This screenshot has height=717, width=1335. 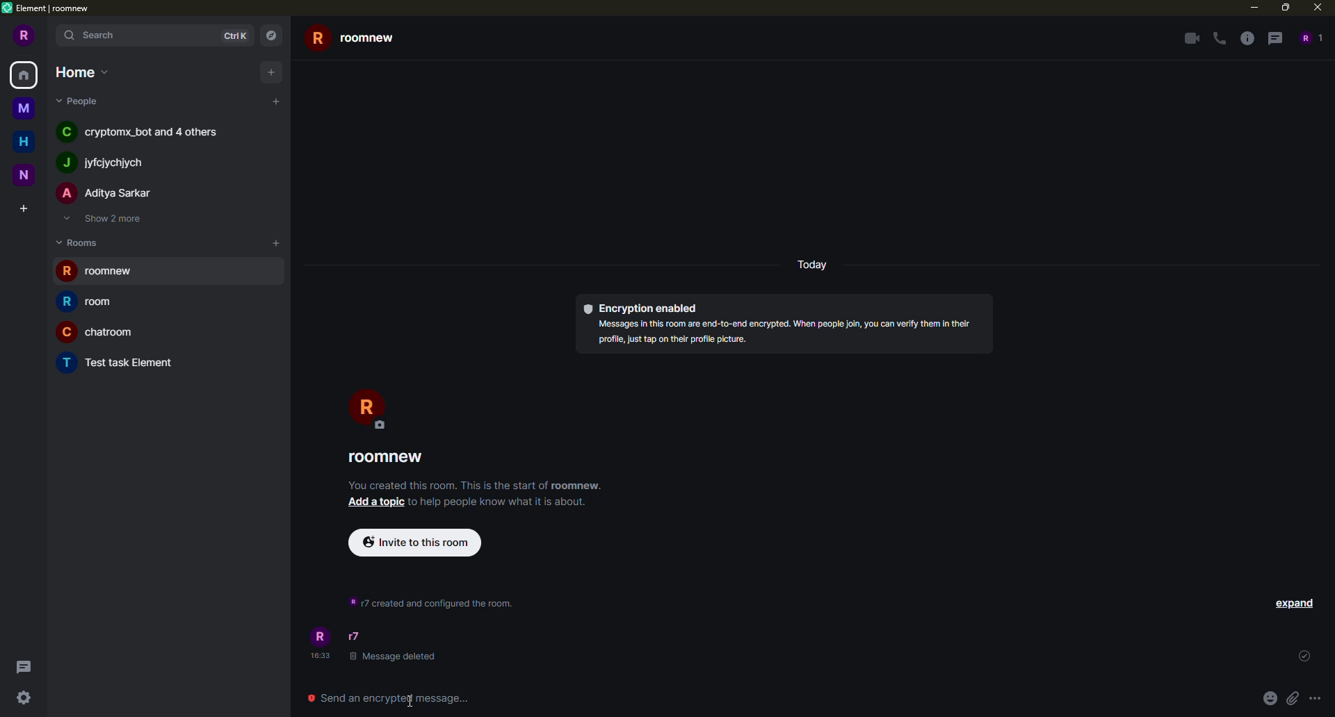 I want to click on more, so click(x=1315, y=697).